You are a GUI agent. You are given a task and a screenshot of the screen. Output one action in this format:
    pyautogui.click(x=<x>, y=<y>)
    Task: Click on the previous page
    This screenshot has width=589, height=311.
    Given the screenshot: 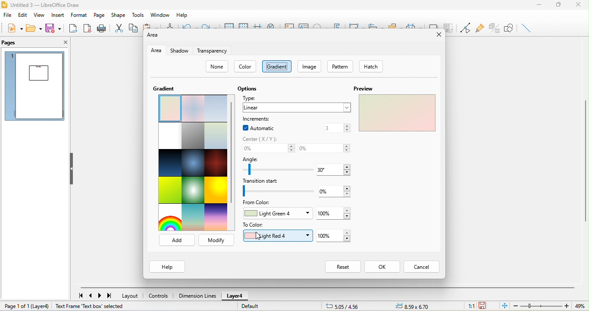 What is the action you would take?
    pyautogui.click(x=92, y=296)
    